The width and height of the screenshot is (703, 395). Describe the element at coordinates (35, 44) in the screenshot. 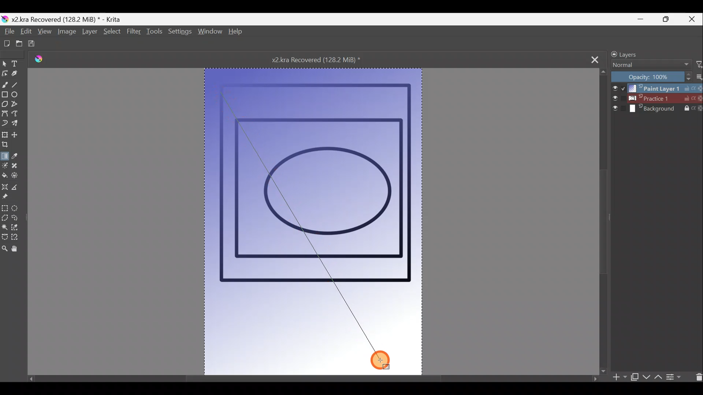

I see `Save` at that location.